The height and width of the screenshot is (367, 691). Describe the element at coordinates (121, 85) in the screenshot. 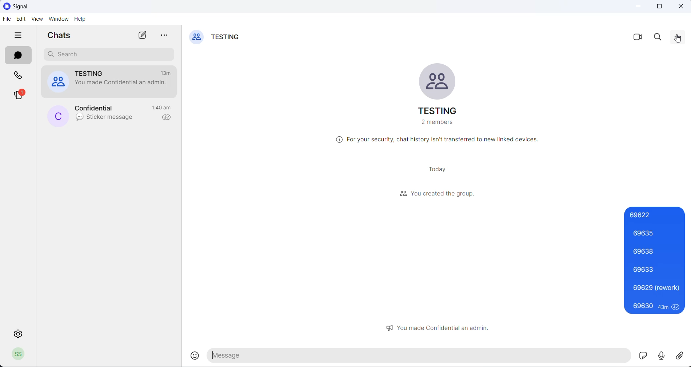

I see `admin change notification` at that location.